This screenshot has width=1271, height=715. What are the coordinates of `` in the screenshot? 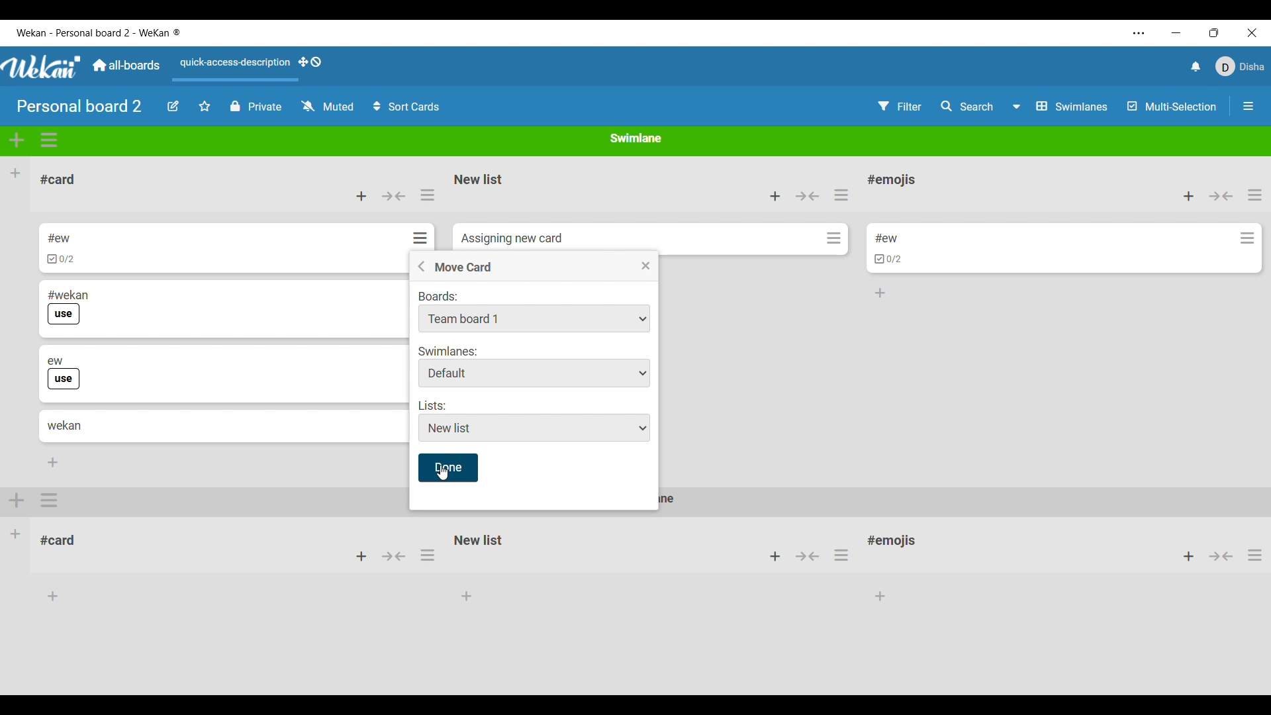 It's located at (1222, 558).